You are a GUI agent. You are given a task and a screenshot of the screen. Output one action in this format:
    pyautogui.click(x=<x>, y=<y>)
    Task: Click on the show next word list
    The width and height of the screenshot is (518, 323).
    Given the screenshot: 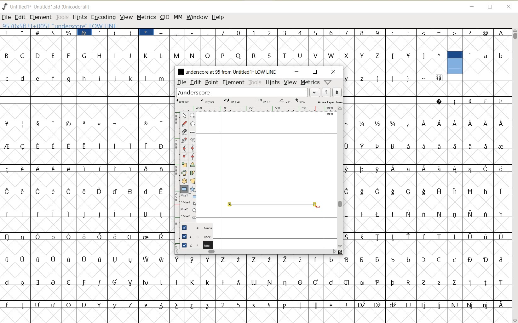 What is the action you would take?
    pyautogui.click(x=337, y=92)
    